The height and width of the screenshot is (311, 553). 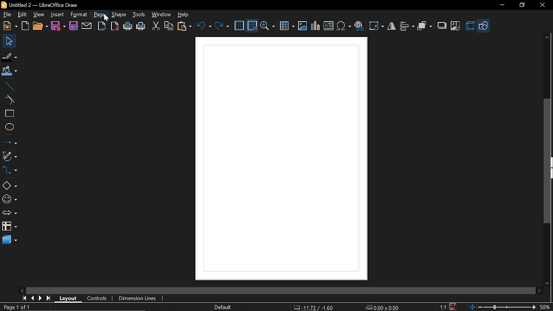 What do you see at coordinates (184, 26) in the screenshot?
I see `Paste` at bounding box center [184, 26].